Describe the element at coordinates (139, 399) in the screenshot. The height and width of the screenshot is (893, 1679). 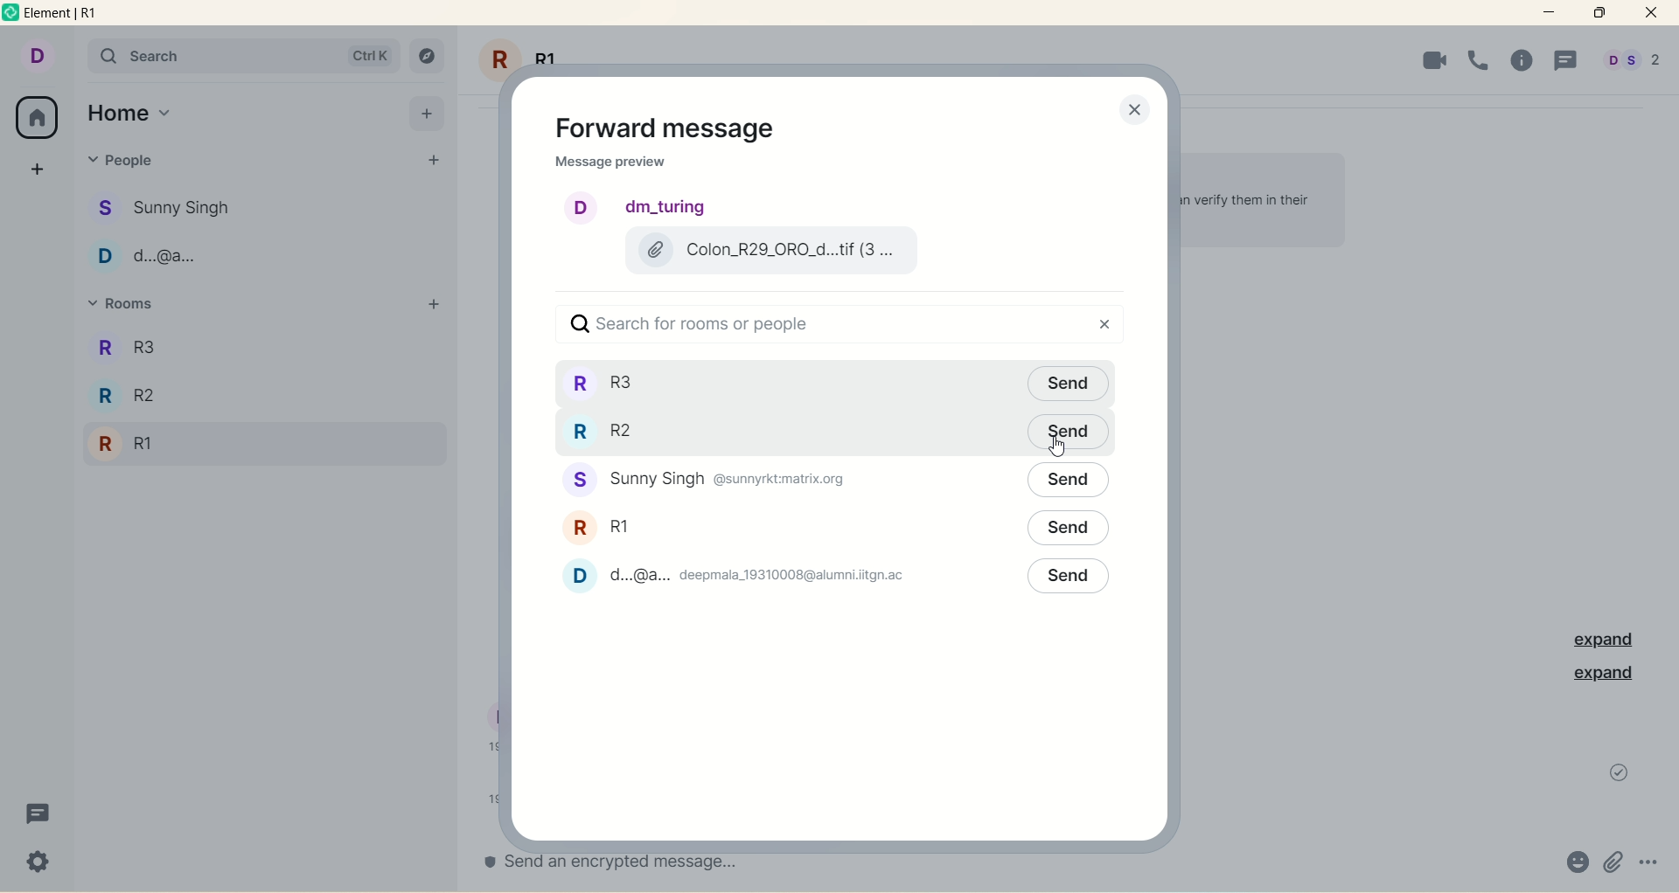
I see `R2` at that location.